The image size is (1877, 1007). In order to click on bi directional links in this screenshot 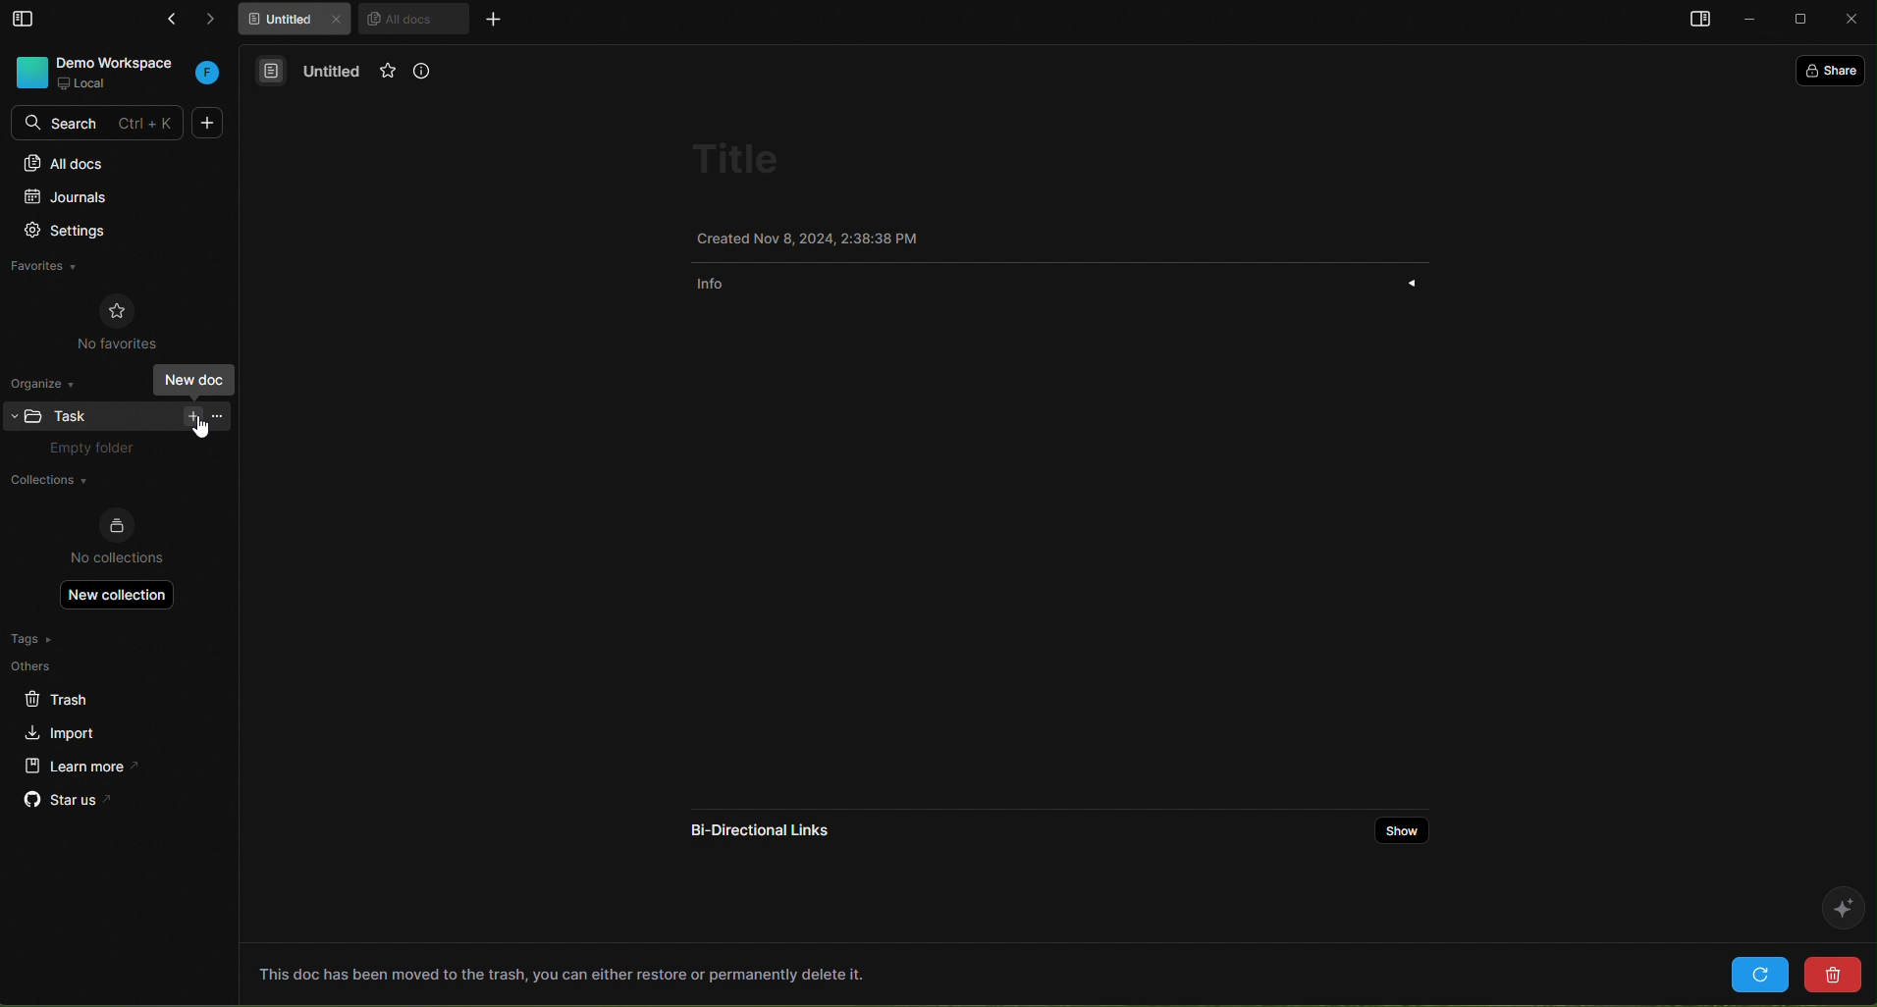, I will do `click(754, 825)`.